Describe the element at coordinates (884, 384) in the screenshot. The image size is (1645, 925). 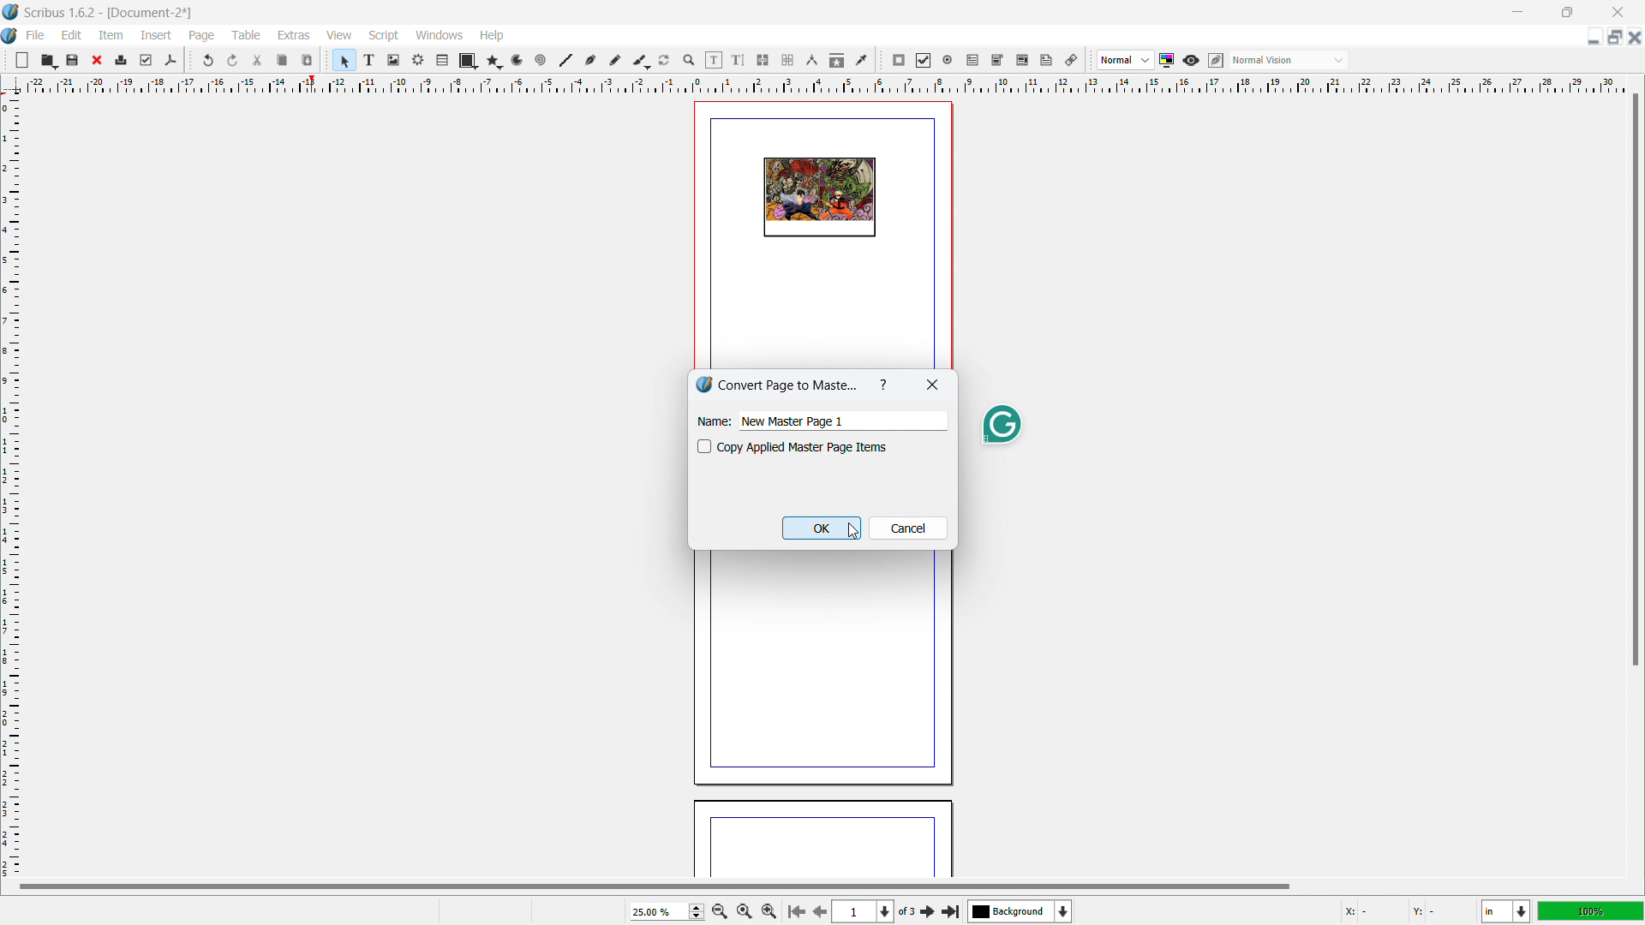
I see `help` at that location.